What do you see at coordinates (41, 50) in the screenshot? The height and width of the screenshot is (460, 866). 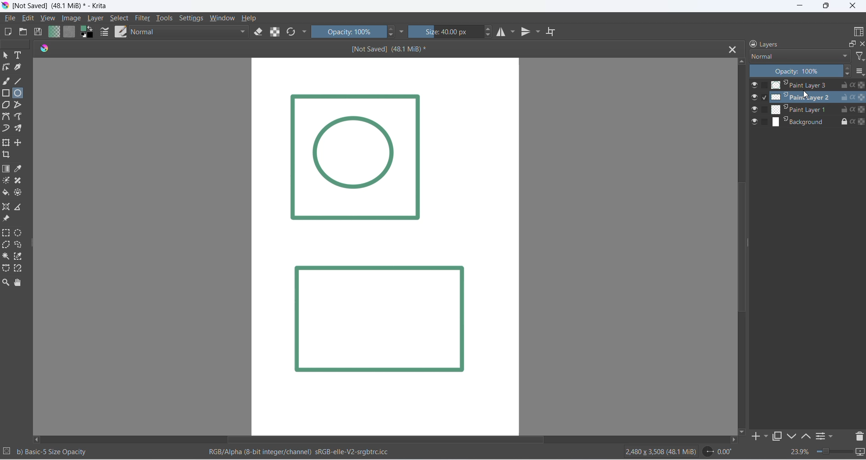 I see `icon` at bounding box center [41, 50].